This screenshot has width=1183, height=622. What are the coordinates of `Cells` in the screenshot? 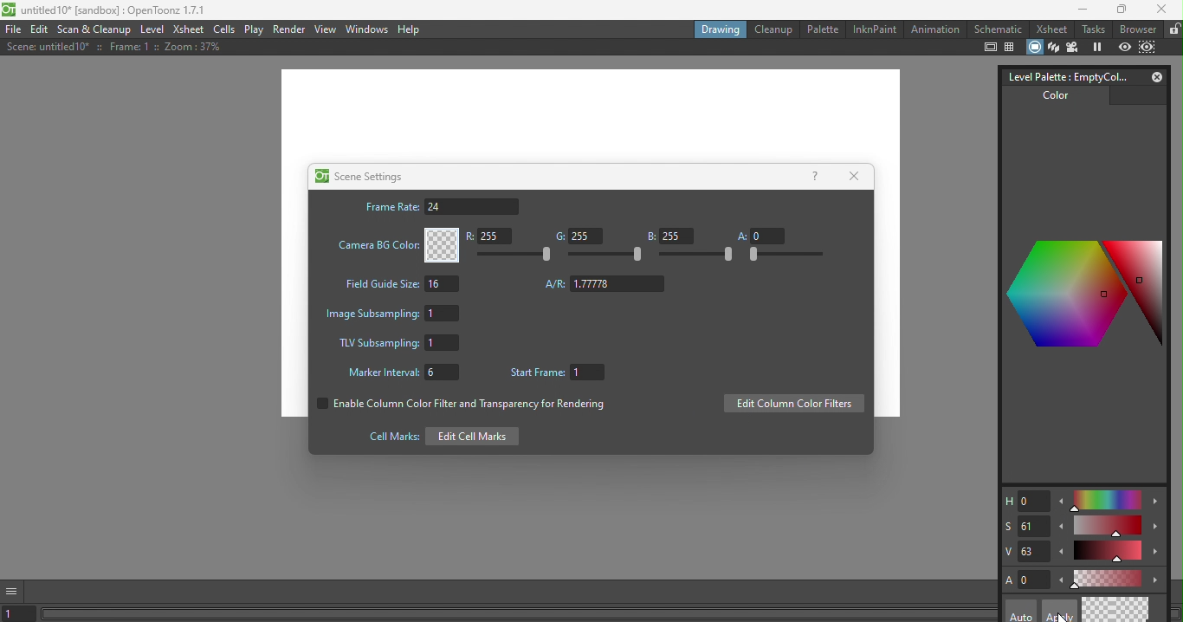 It's located at (225, 29).